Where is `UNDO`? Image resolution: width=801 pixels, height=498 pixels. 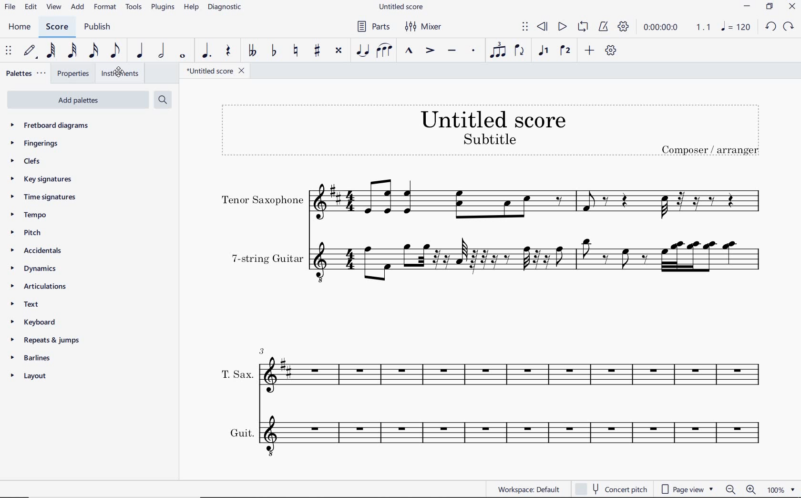
UNDO is located at coordinates (770, 27).